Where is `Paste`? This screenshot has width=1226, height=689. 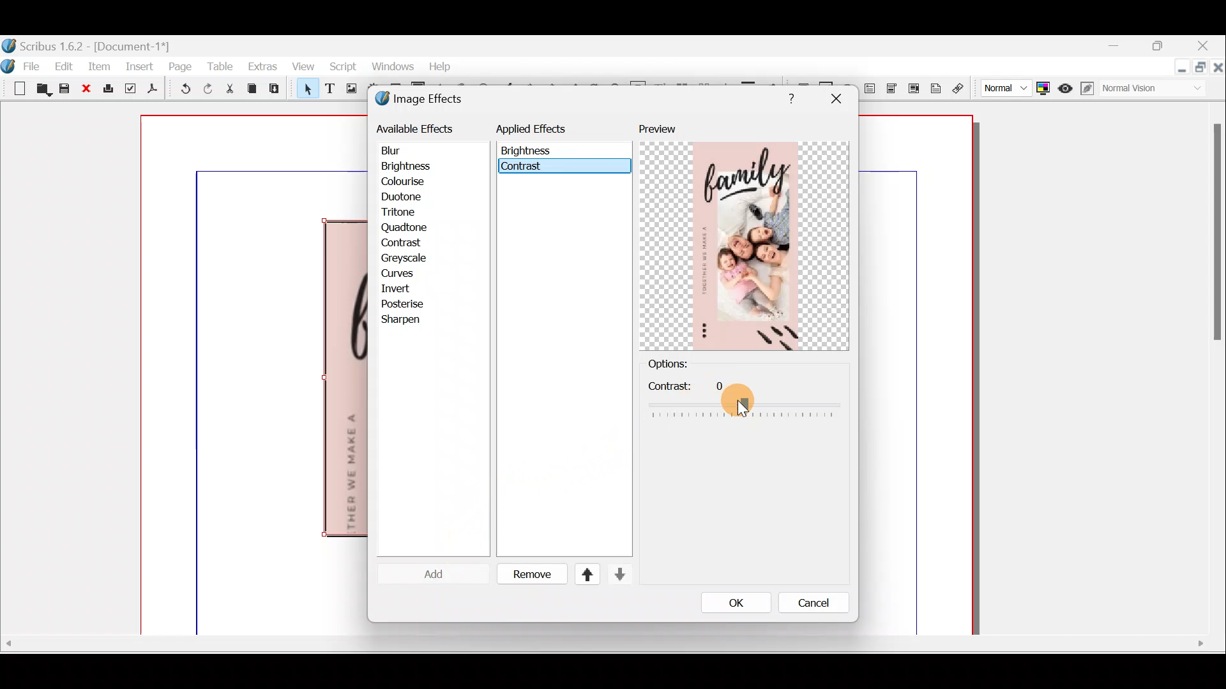
Paste is located at coordinates (277, 90).